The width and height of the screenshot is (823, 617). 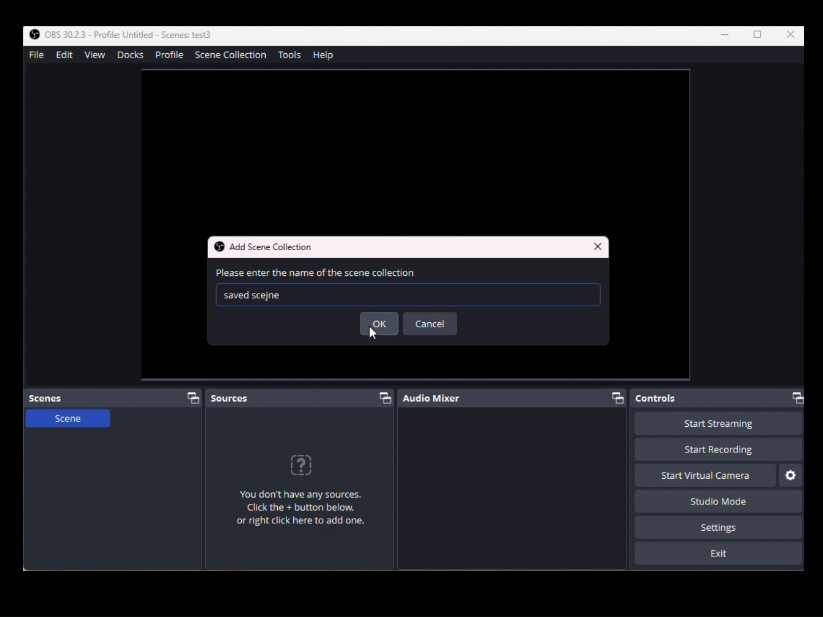 I want to click on cancel, so click(x=432, y=326).